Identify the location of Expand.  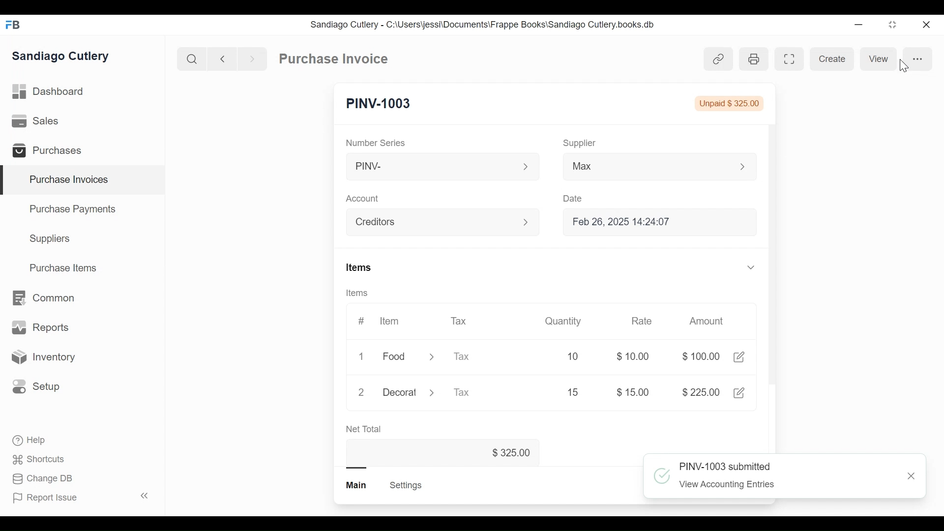
(434, 392).